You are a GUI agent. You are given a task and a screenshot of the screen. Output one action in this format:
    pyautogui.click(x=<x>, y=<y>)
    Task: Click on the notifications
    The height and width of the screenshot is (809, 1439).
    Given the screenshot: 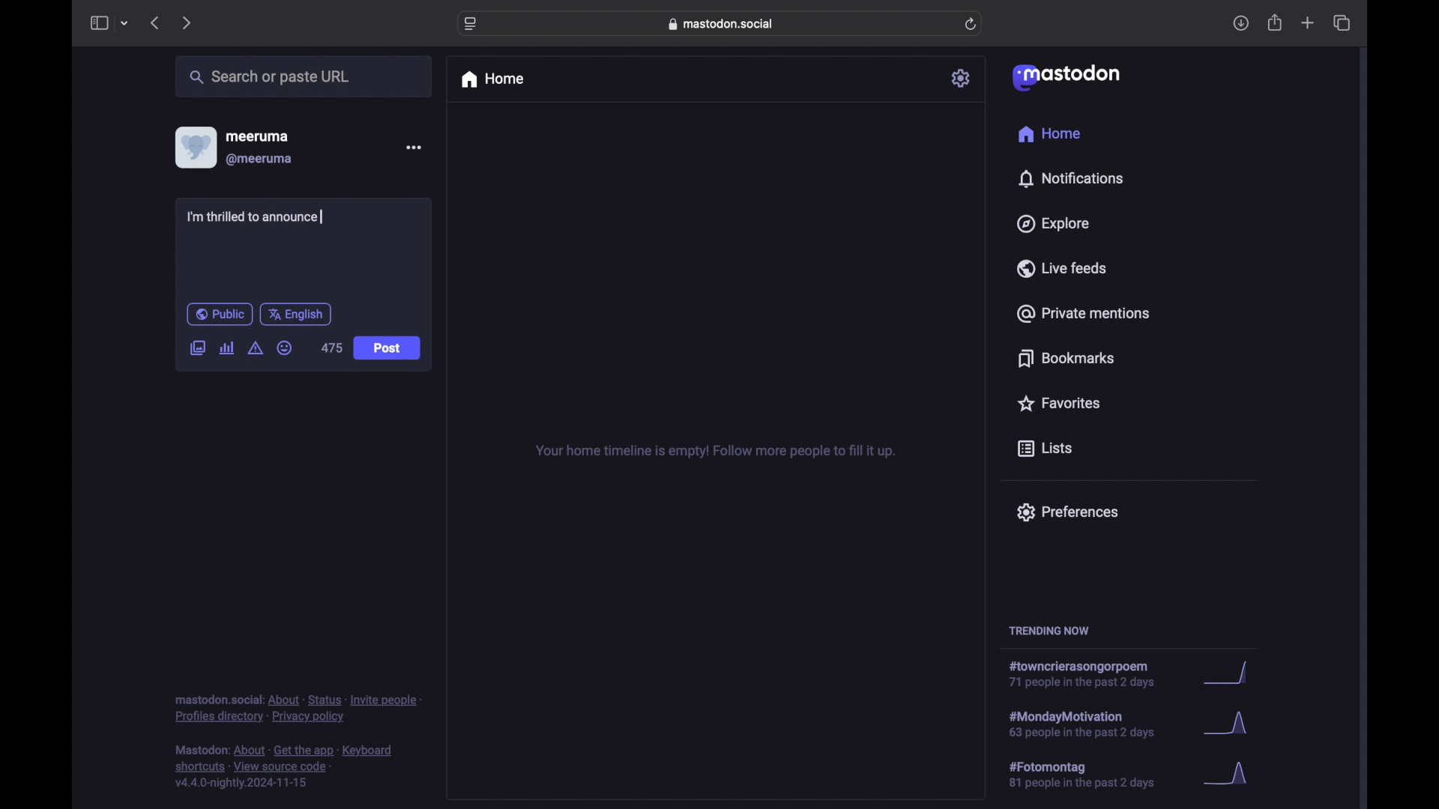 What is the action you would take?
    pyautogui.click(x=1070, y=179)
    